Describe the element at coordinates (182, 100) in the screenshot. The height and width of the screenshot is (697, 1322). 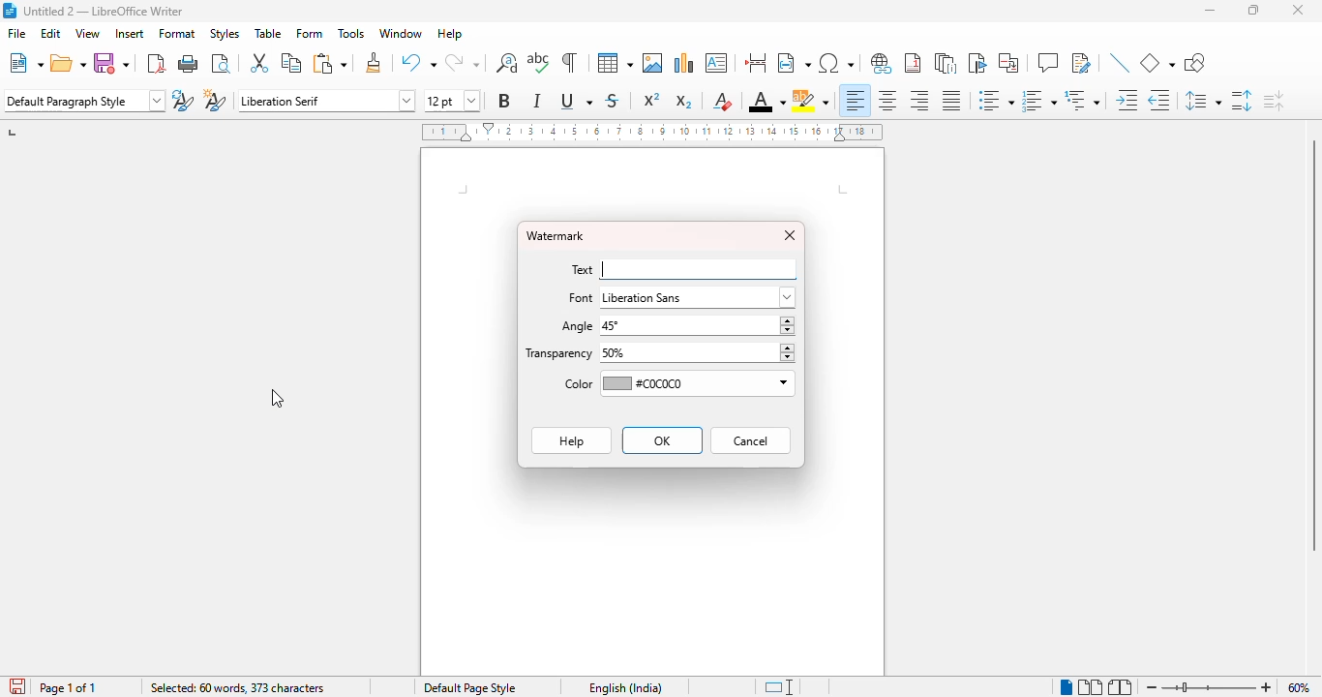
I see `update selected style` at that location.